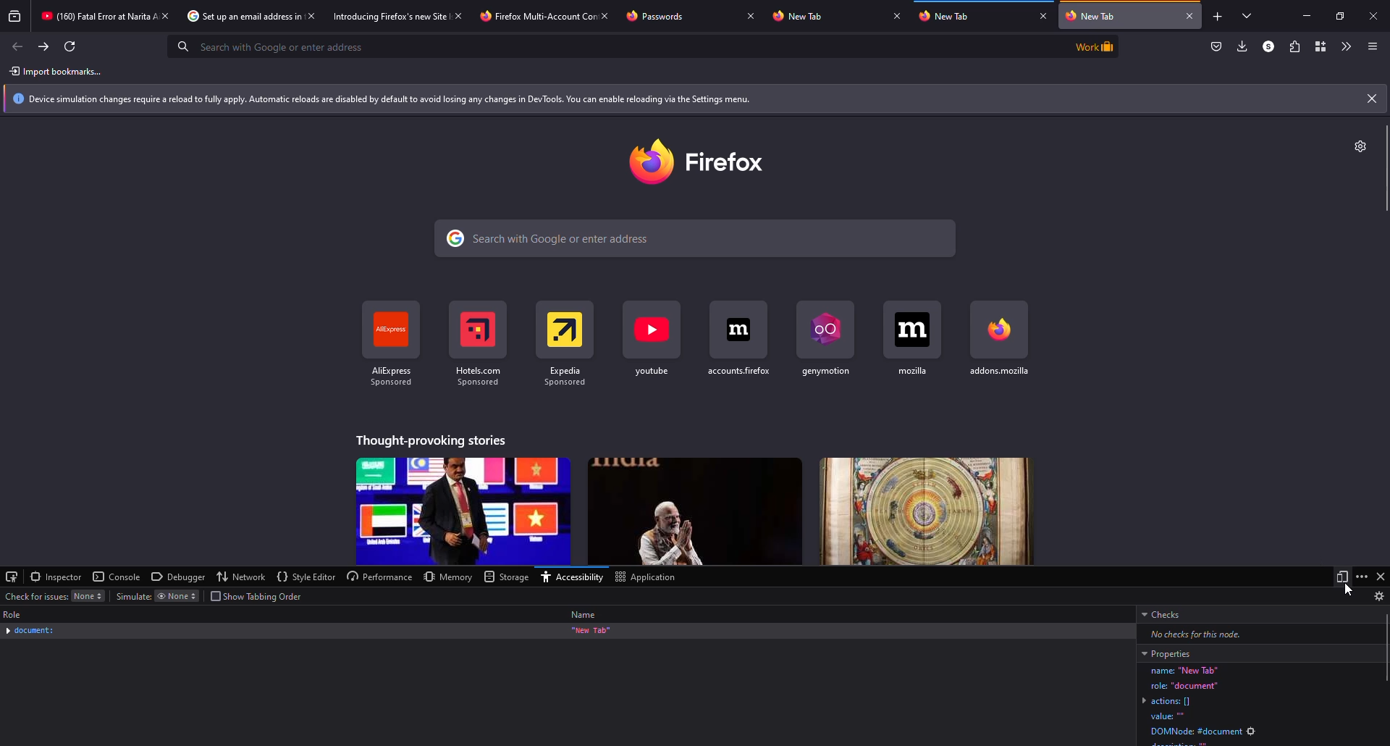 Image resolution: width=1390 pixels, height=746 pixels. Describe the element at coordinates (1119, 16) in the screenshot. I see `tab` at that location.